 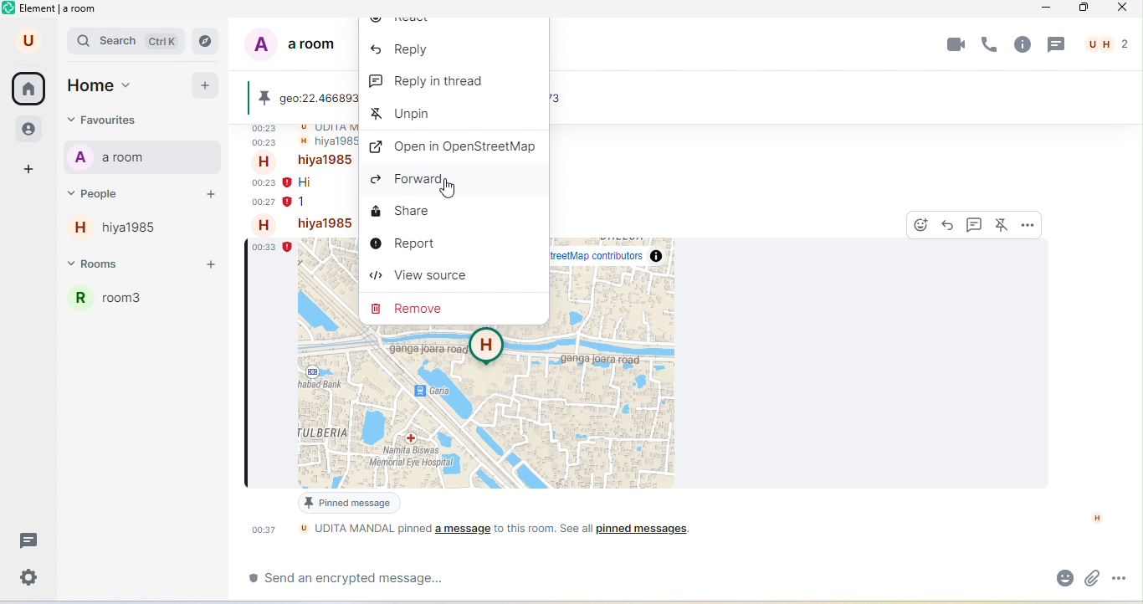 What do you see at coordinates (923, 224) in the screenshot?
I see `react` at bounding box center [923, 224].